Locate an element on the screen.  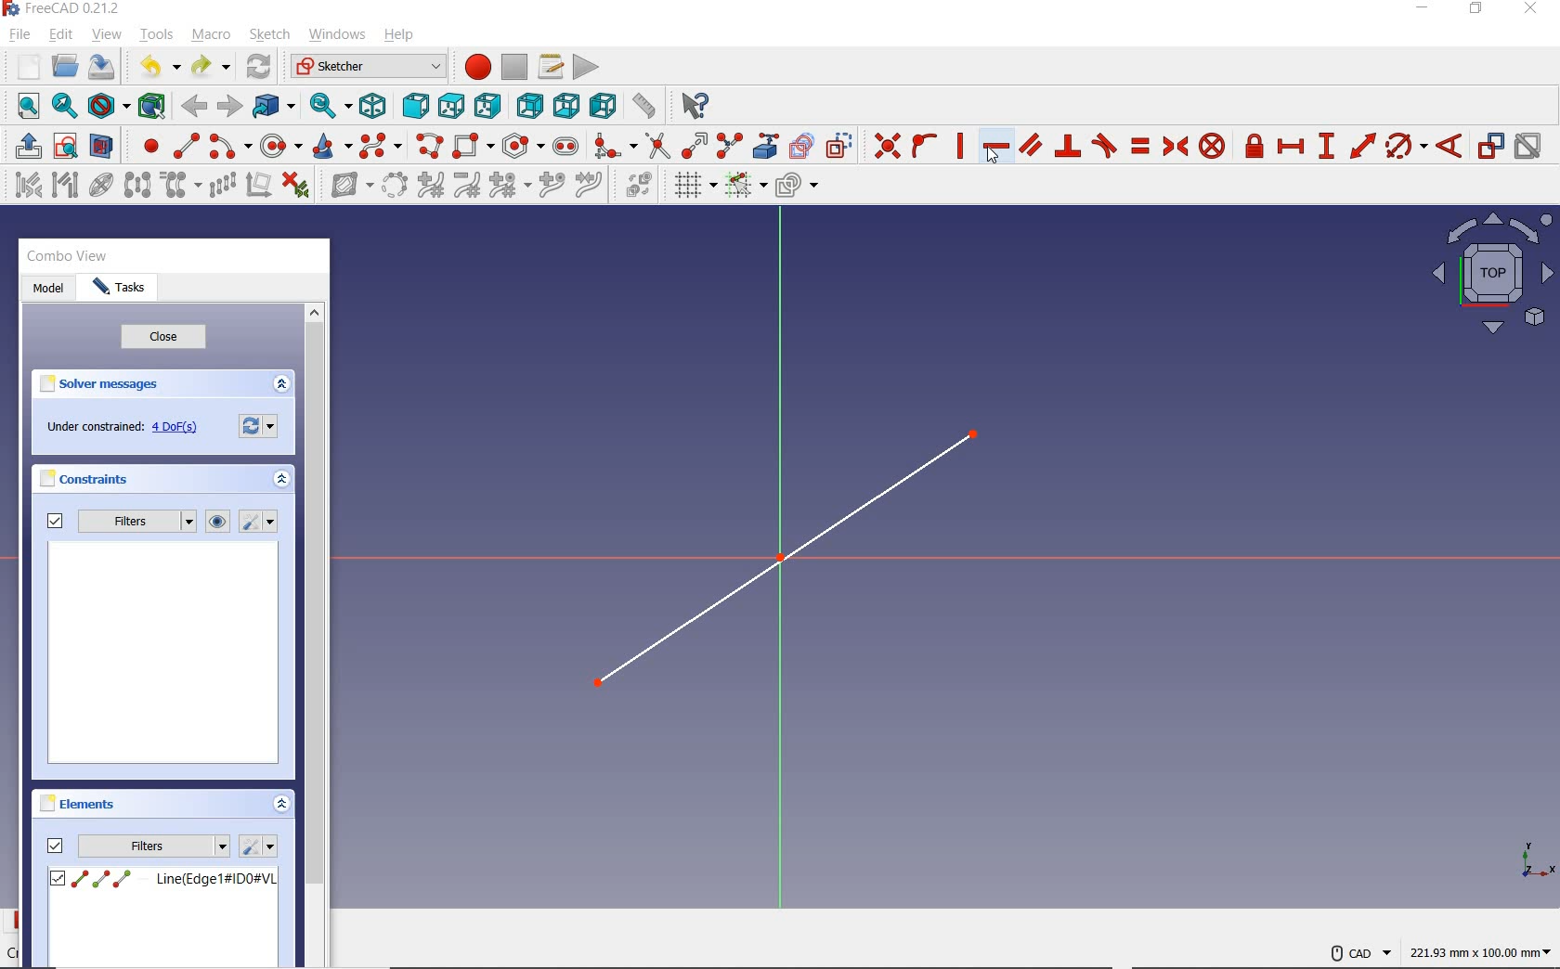
measurement is located at coordinates (1480, 952).